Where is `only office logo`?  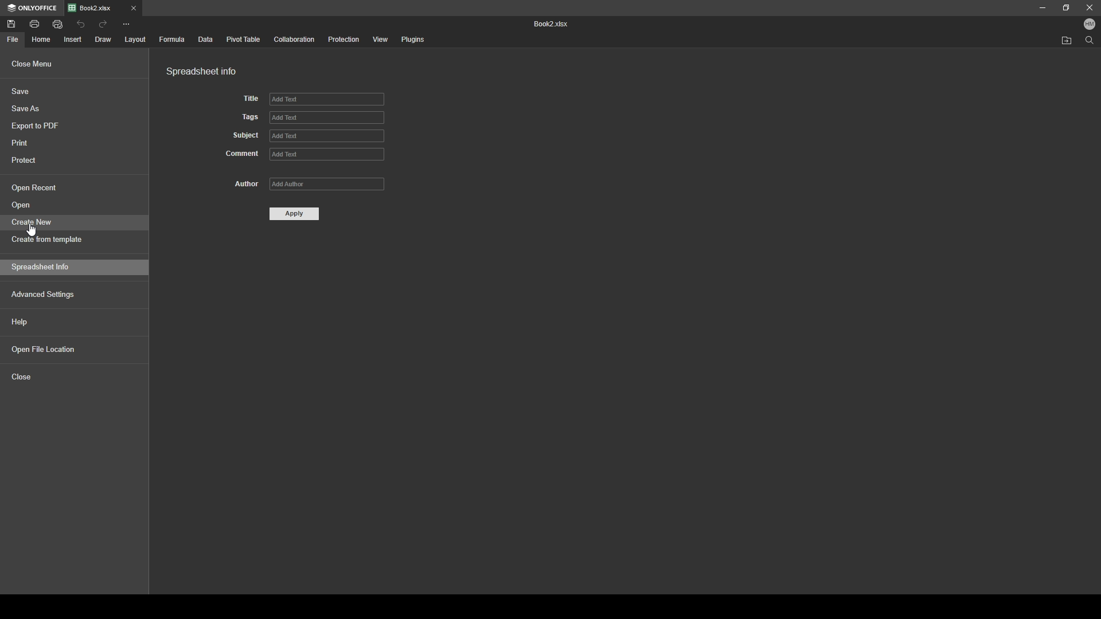
only office logo is located at coordinates (10, 9).